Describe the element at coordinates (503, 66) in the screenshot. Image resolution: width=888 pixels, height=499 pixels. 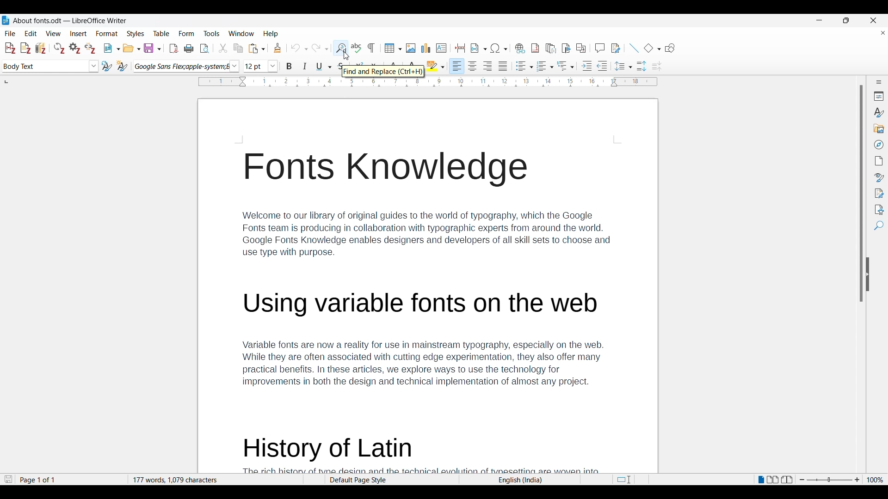
I see `Align justified` at that location.